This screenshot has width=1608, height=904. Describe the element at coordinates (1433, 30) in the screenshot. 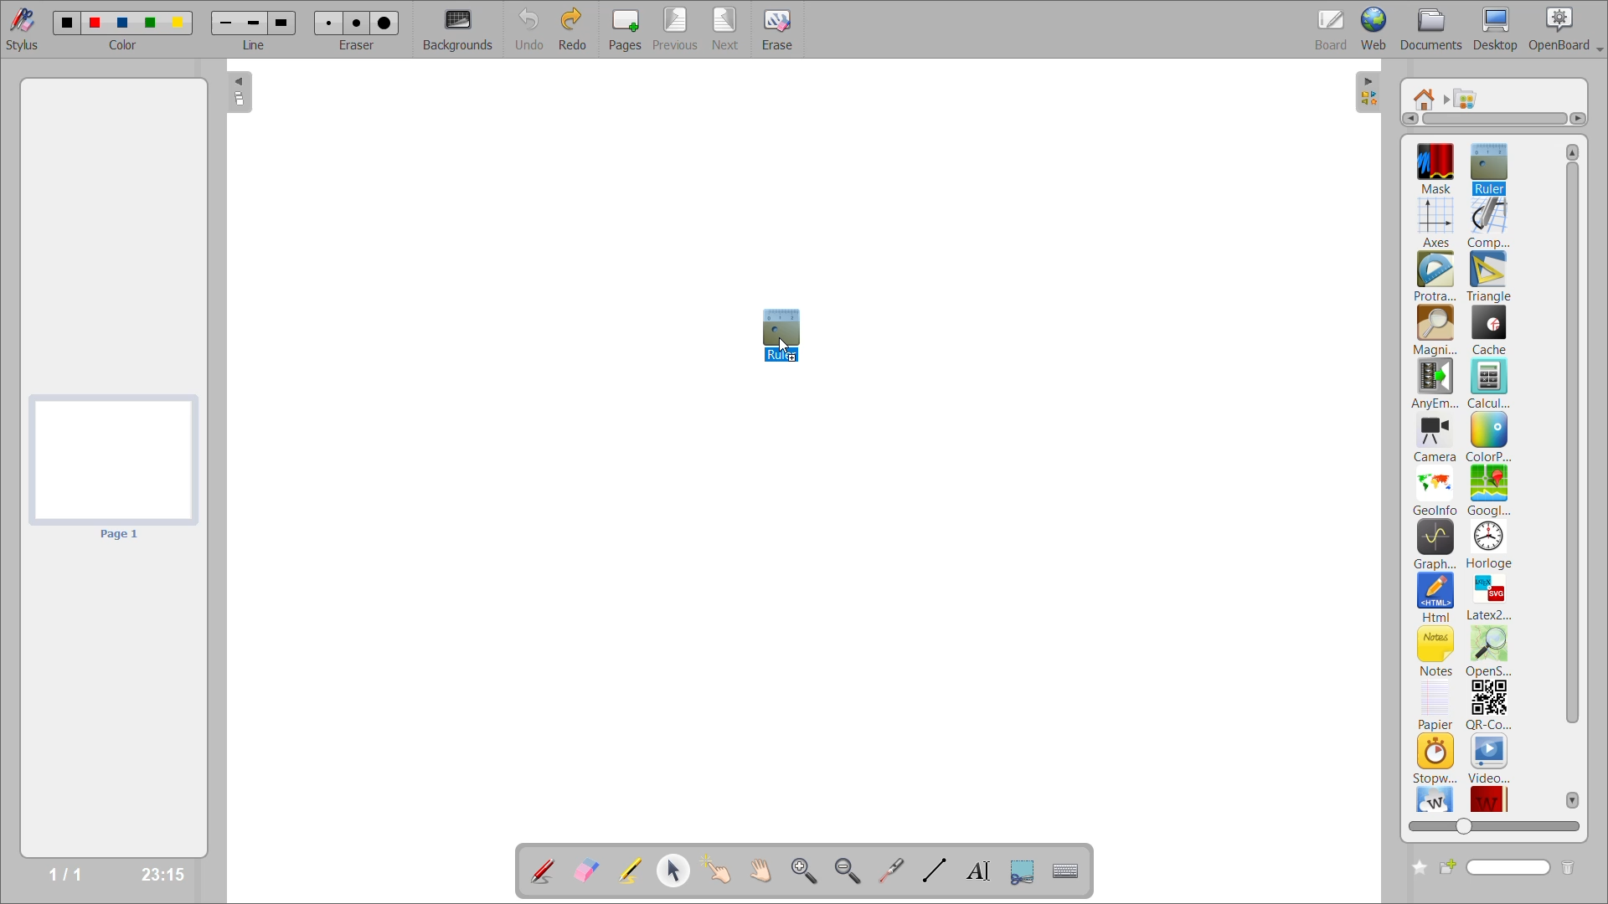

I see `documents` at that location.